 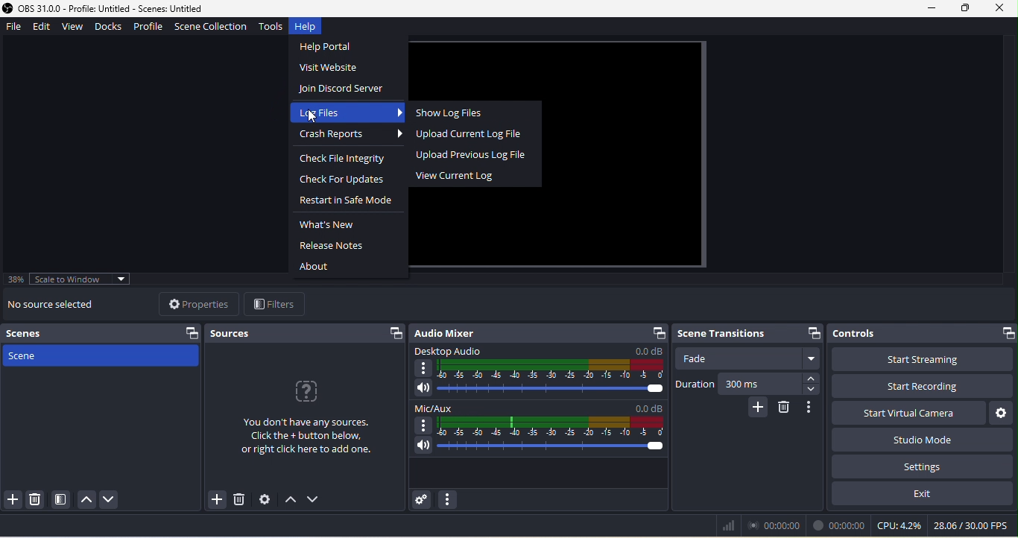 I want to click on down, so click(x=317, y=501).